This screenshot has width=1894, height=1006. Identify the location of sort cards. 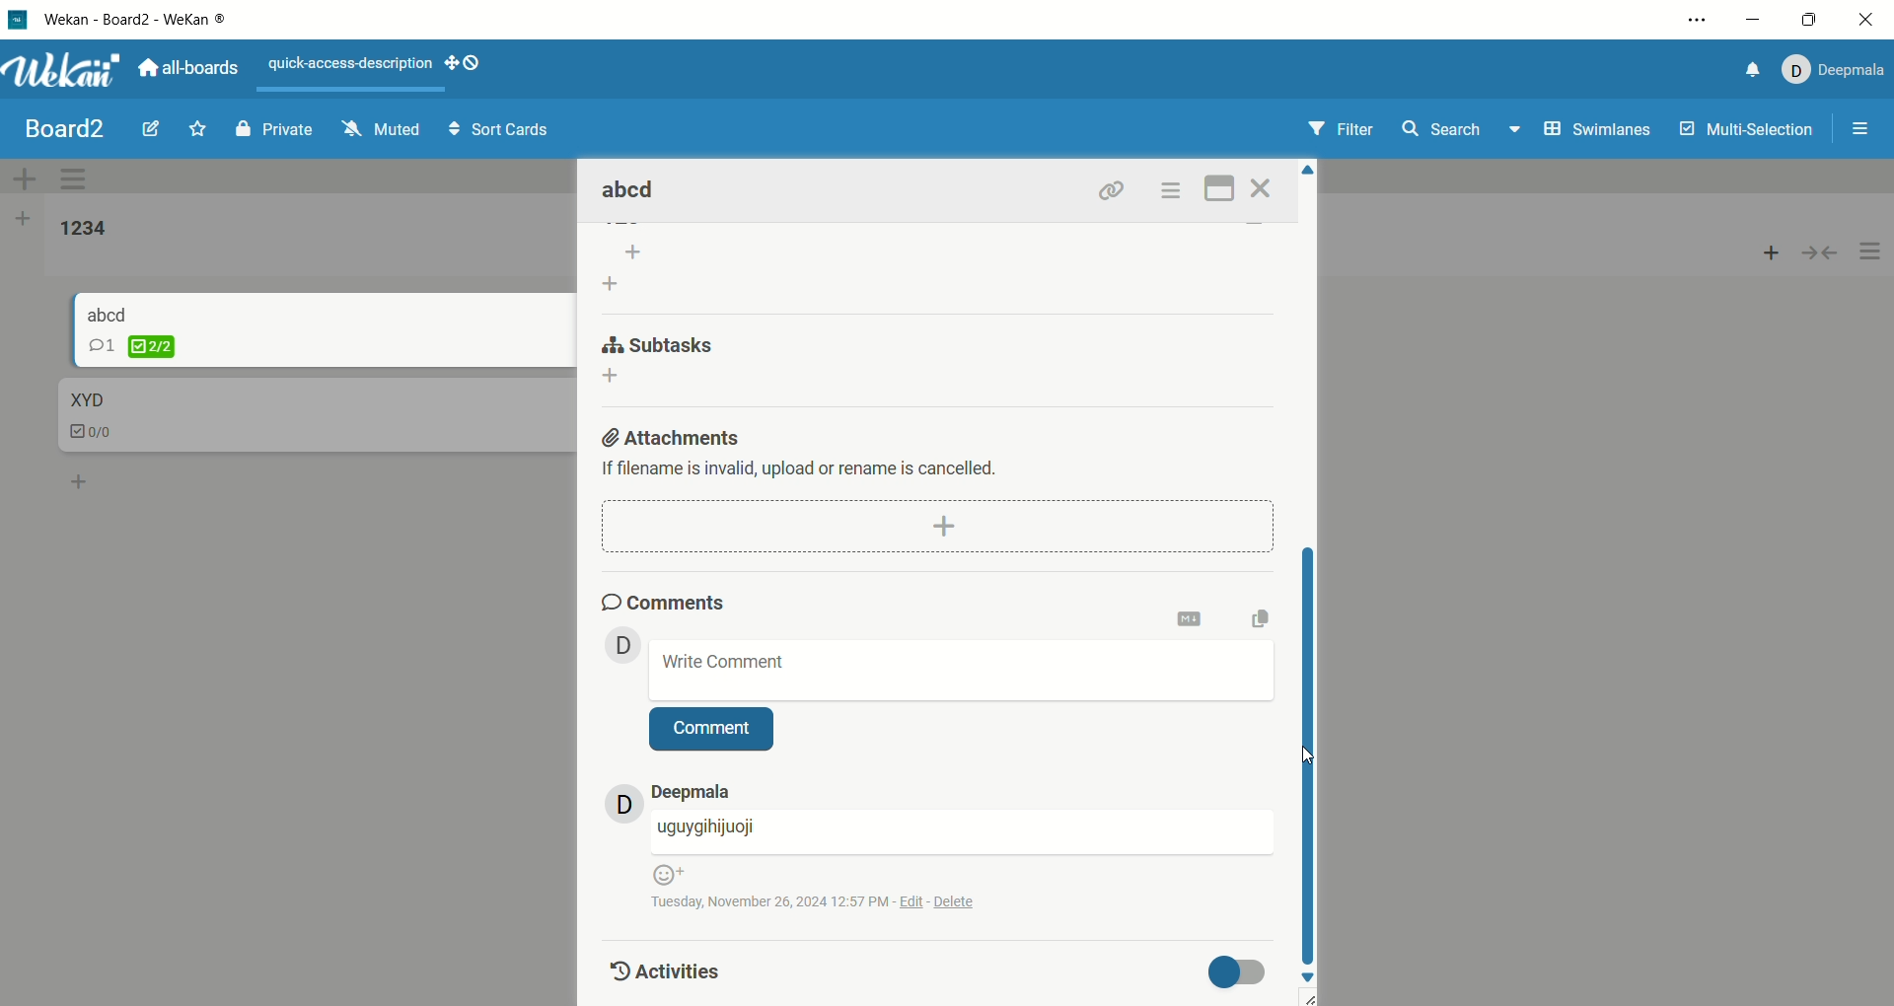
(498, 131).